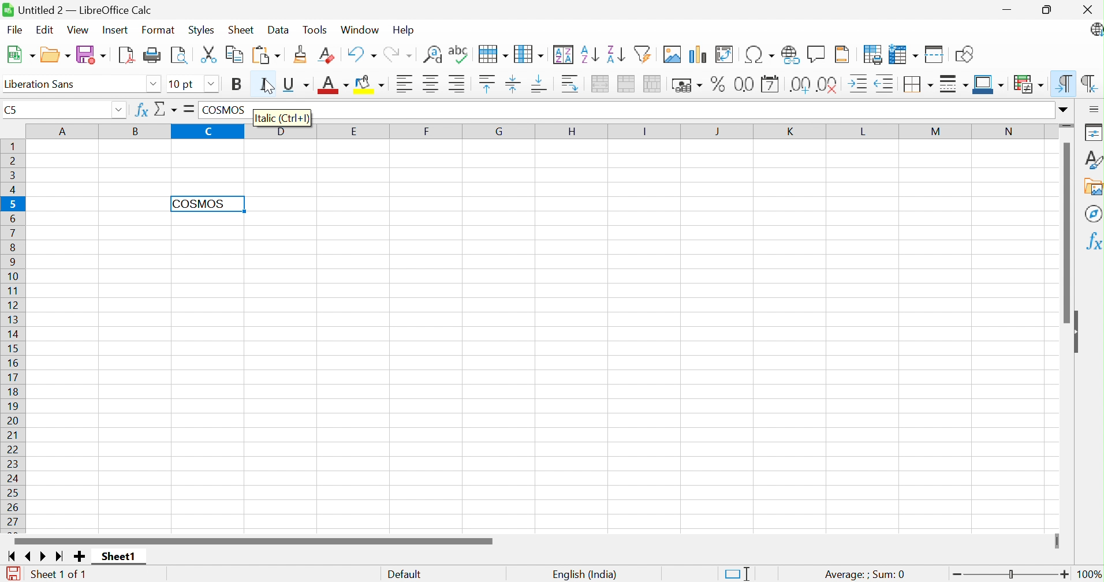 The image size is (1104, 582). Describe the element at coordinates (266, 56) in the screenshot. I see `Paste` at that location.